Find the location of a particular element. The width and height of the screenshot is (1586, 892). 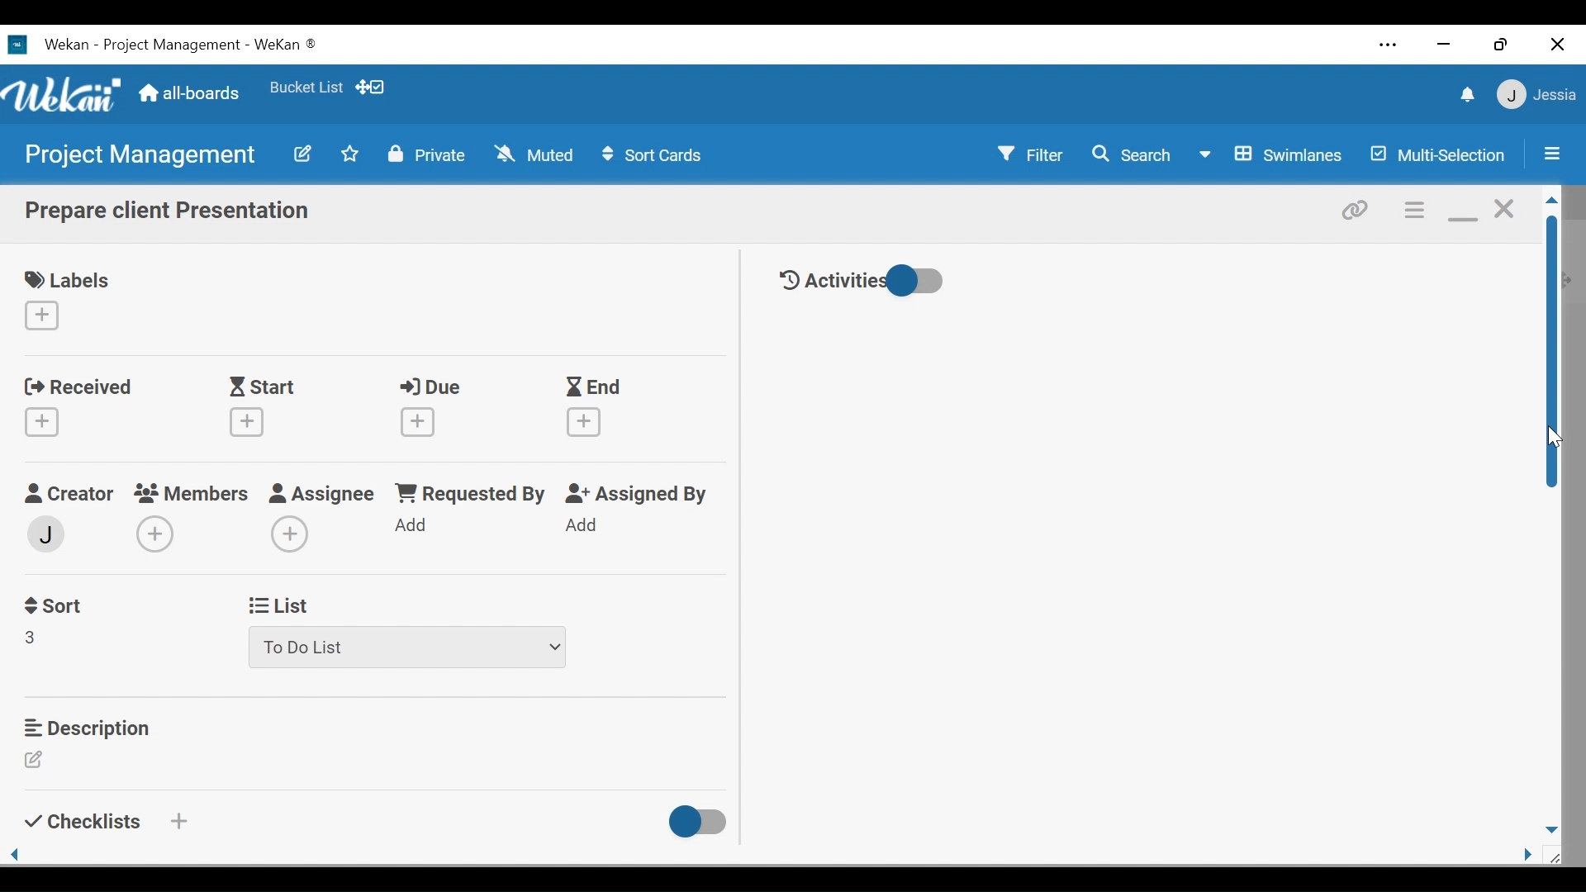

Checklists is located at coordinates (88, 821).